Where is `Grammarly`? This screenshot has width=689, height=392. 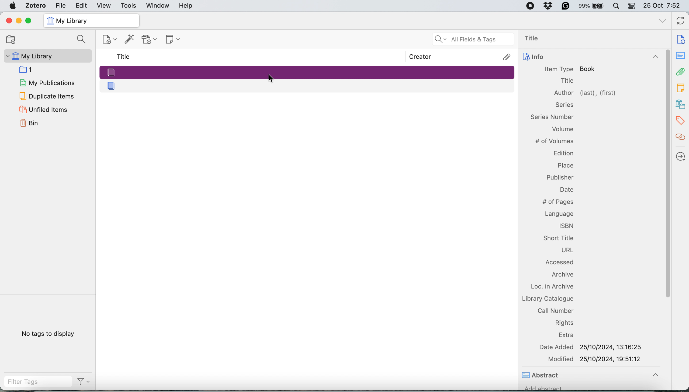
Grammarly is located at coordinates (566, 6).